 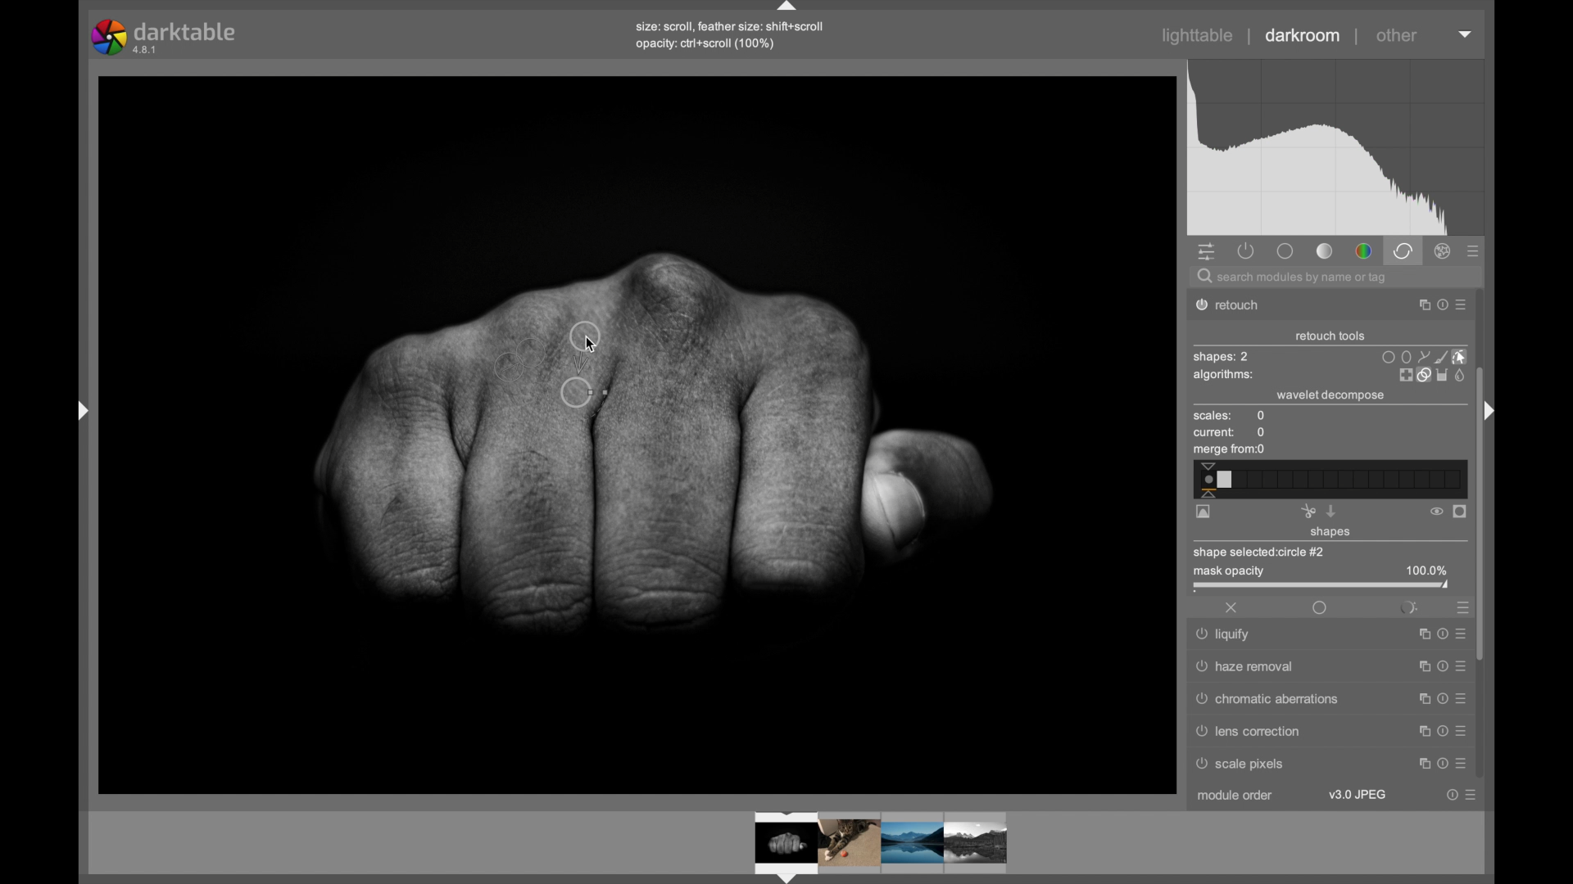 I want to click on scale pixels, so click(x=1246, y=766).